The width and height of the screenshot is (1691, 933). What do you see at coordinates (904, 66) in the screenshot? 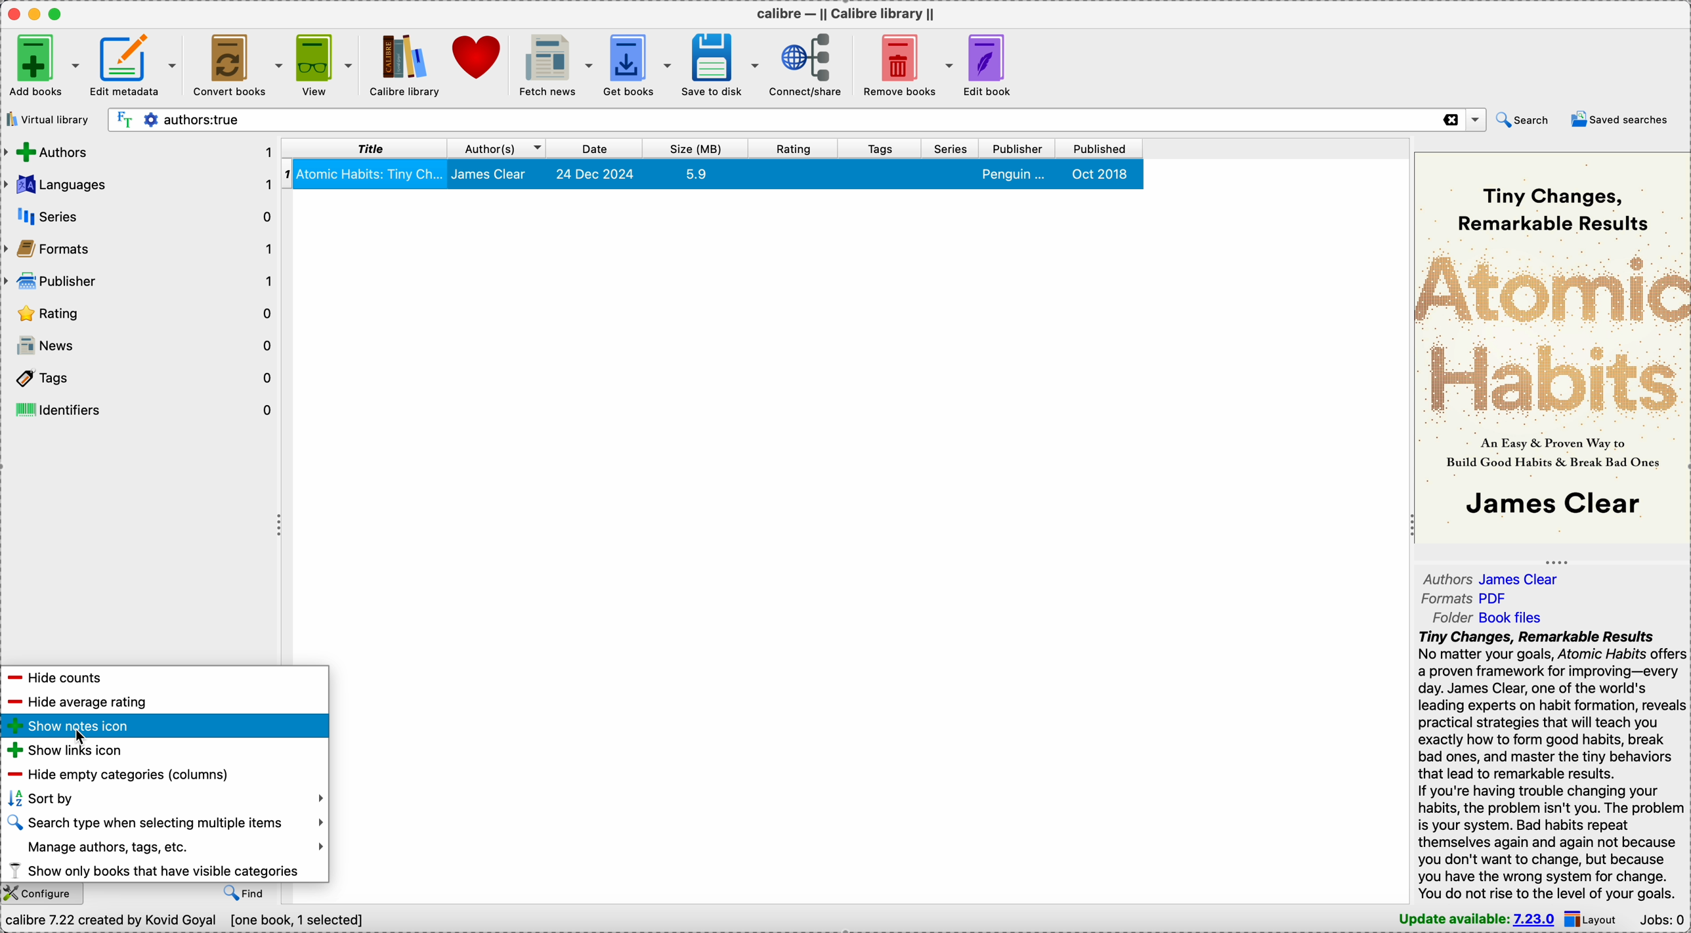
I see `remove books` at bounding box center [904, 66].